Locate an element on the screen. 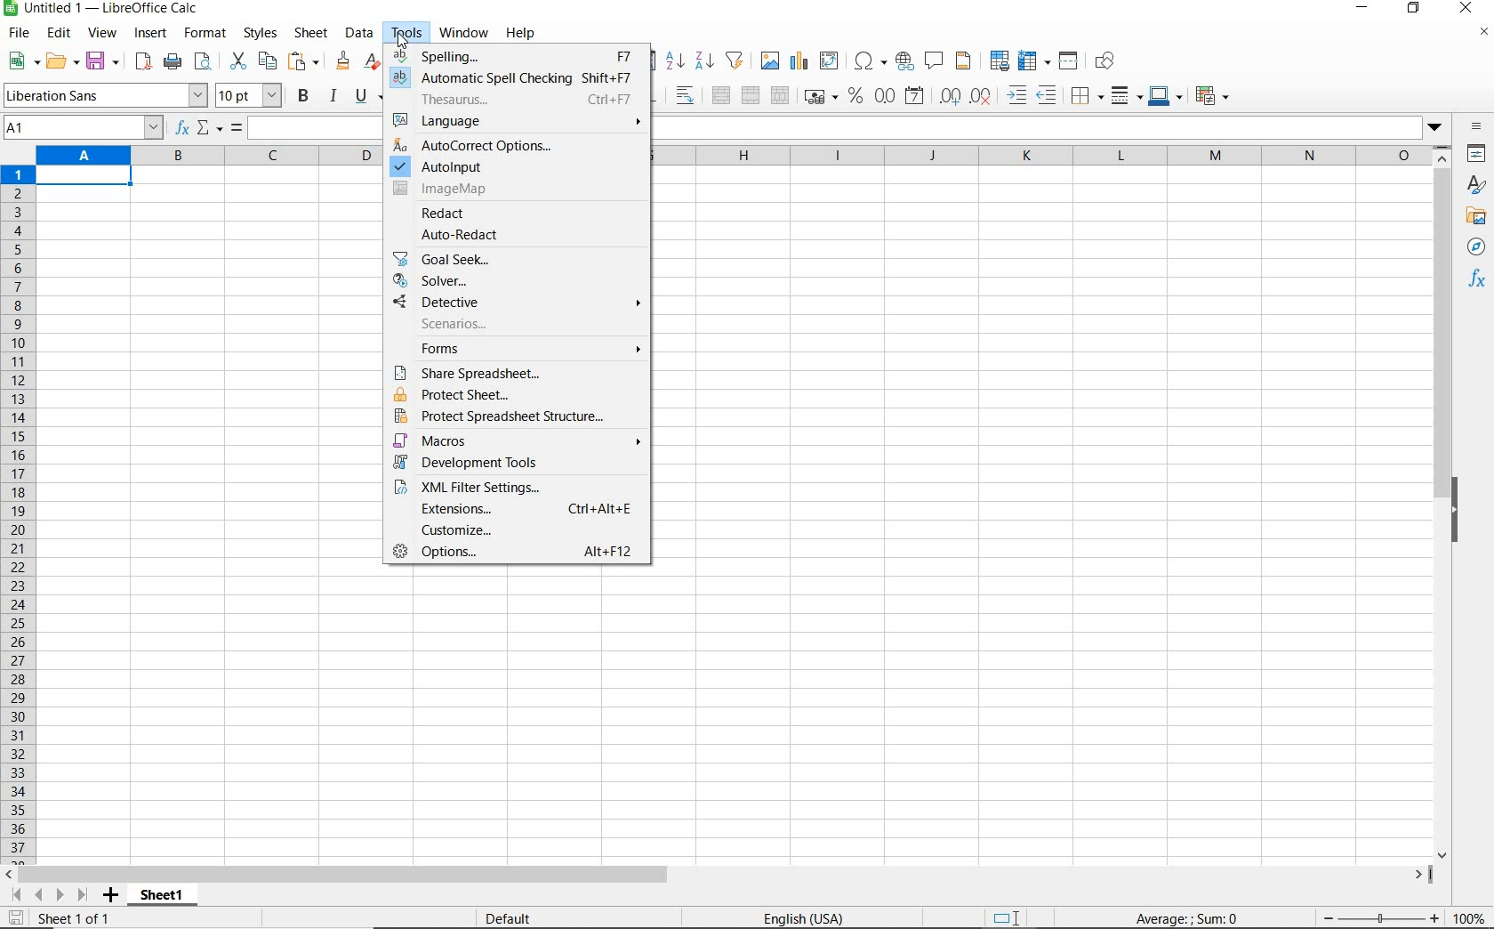  styles is located at coordinates (260, 32).